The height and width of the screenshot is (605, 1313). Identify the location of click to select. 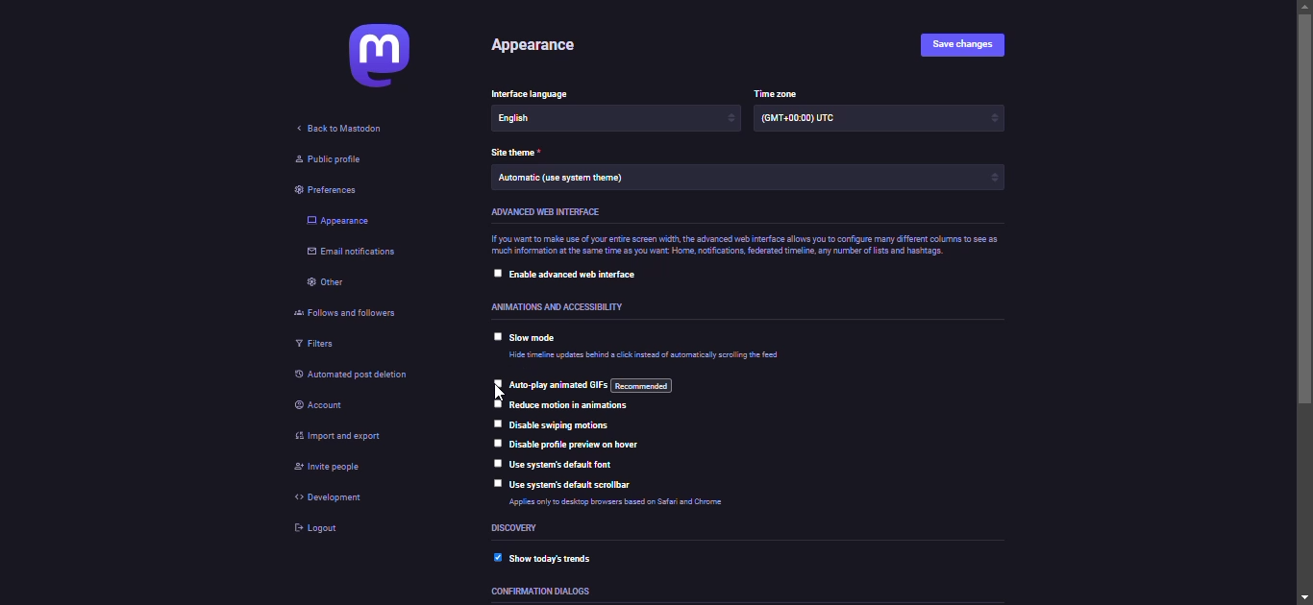
(493, 483).